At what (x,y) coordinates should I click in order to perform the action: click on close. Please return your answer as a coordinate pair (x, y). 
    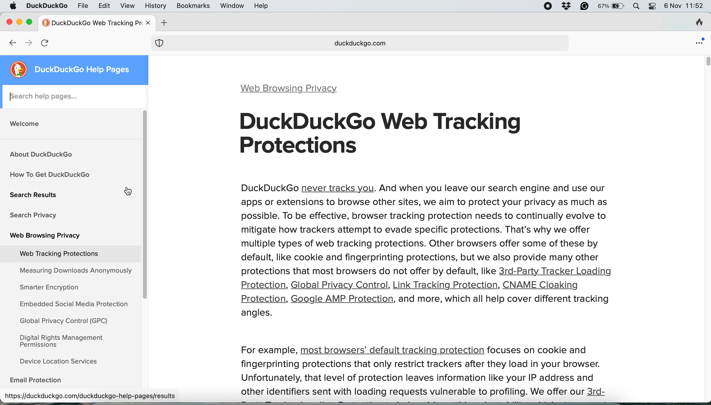
    Looking at the image, I should click on (146, 23).